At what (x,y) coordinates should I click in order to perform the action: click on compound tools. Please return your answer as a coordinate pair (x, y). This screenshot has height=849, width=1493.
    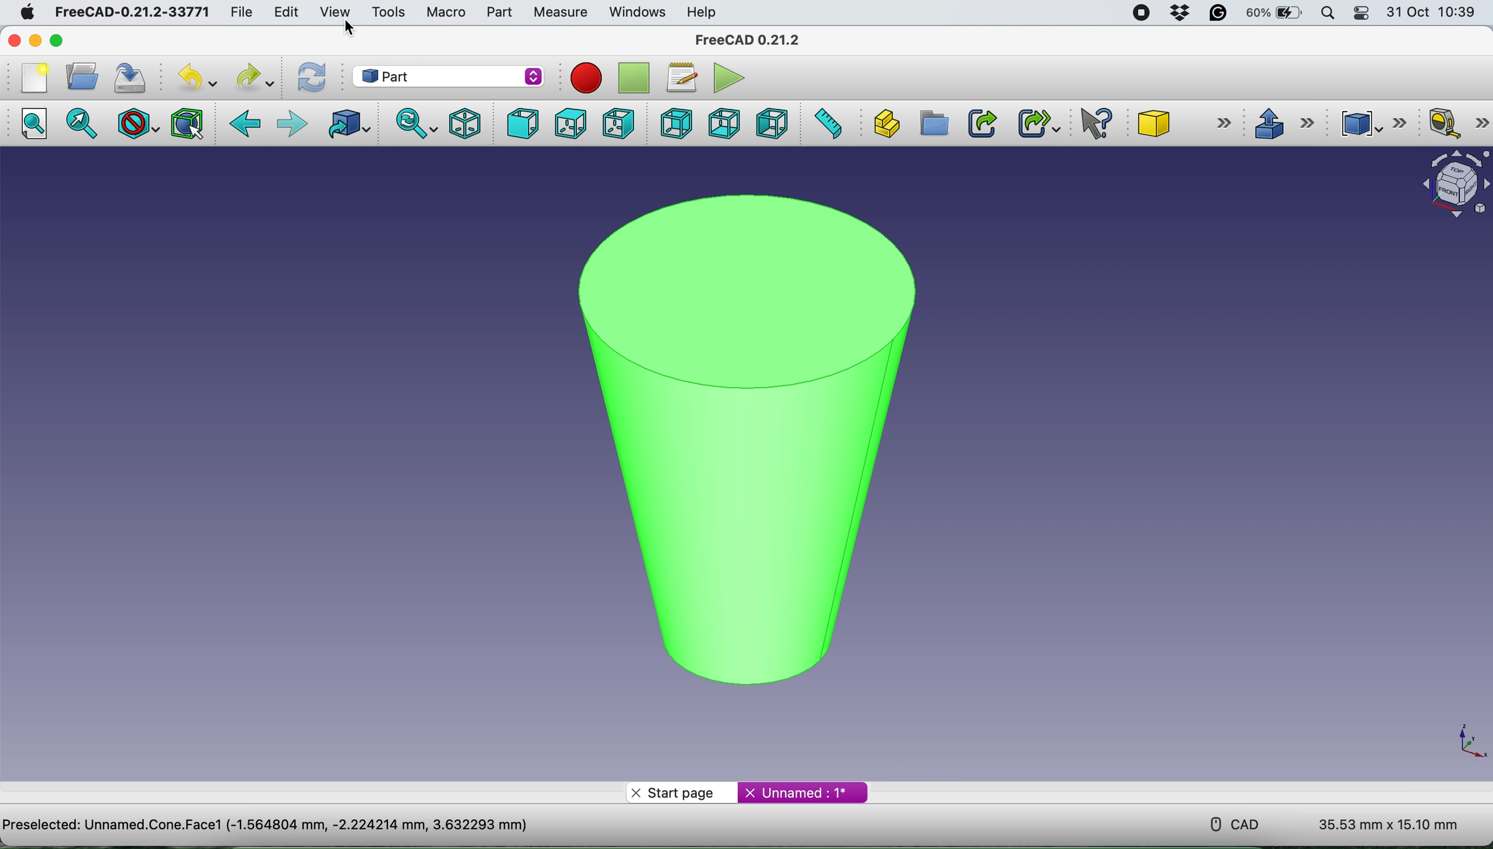
    Looking at the image, I should click on (1370, 121).